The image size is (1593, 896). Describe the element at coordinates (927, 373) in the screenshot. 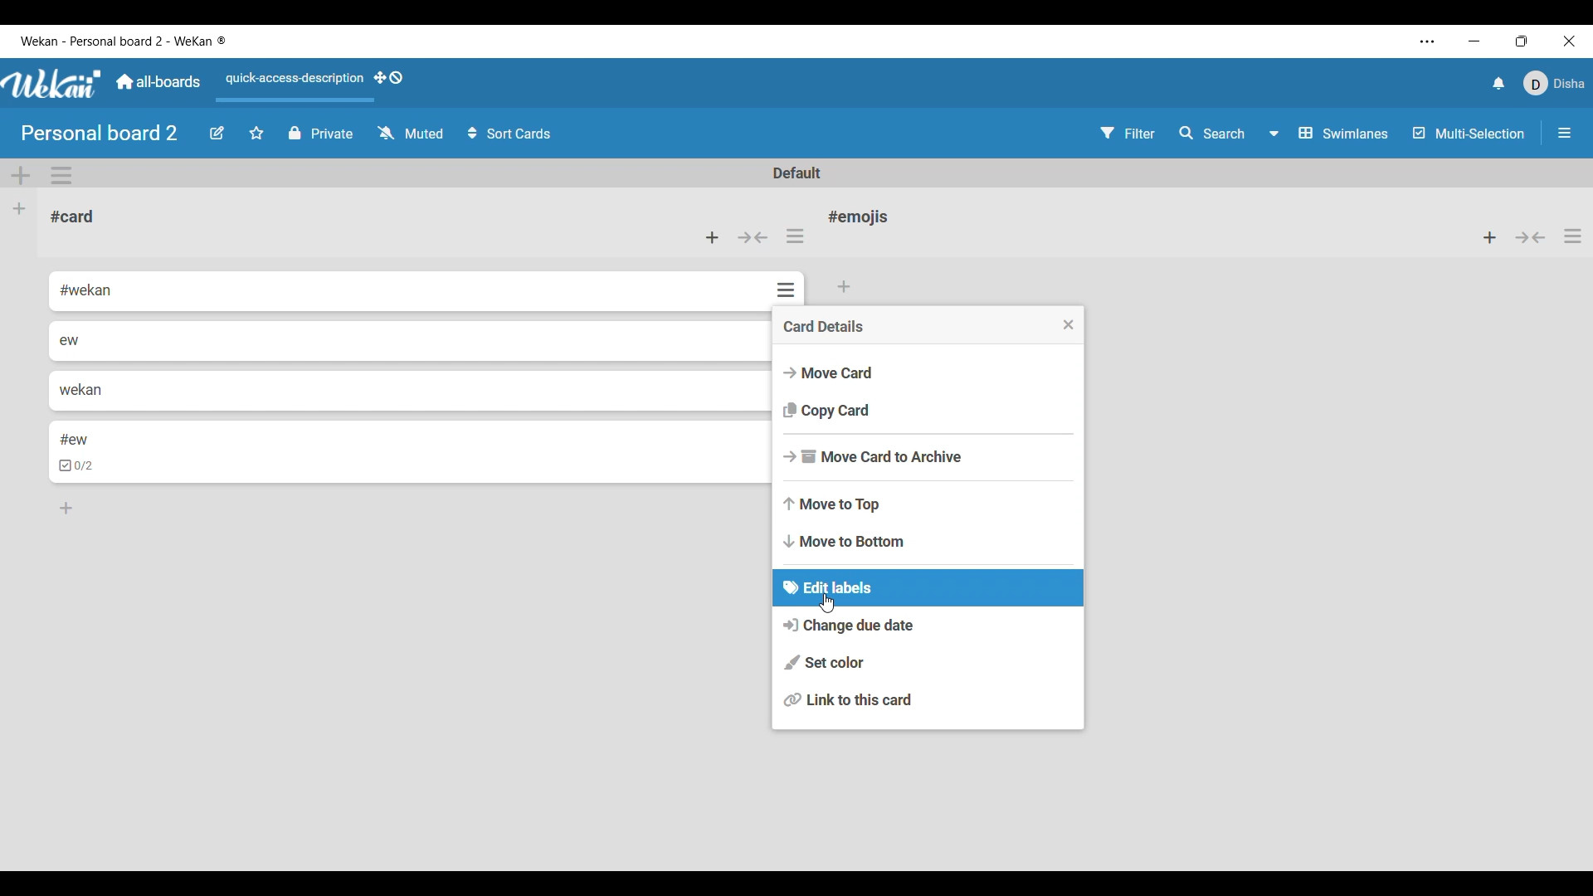

I see `Move card` at that location.